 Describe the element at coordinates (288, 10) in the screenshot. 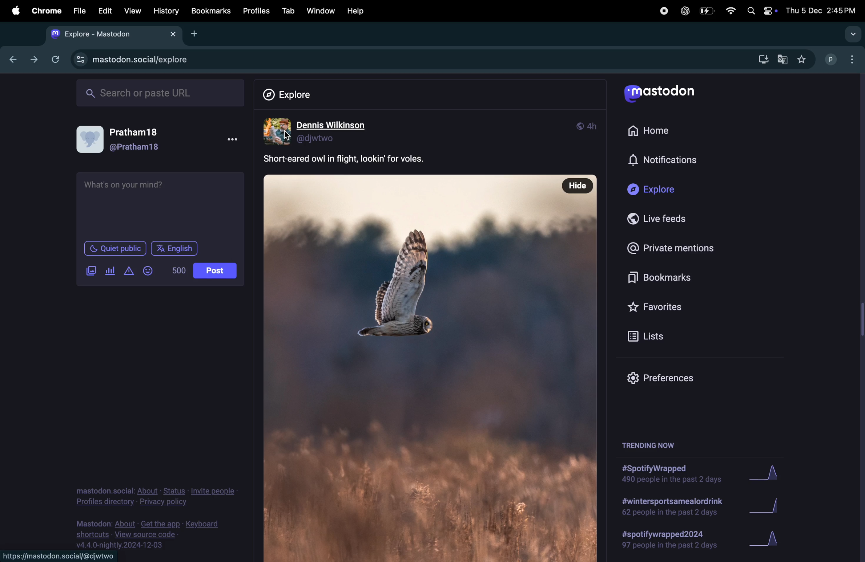

I see `tab` at that location.